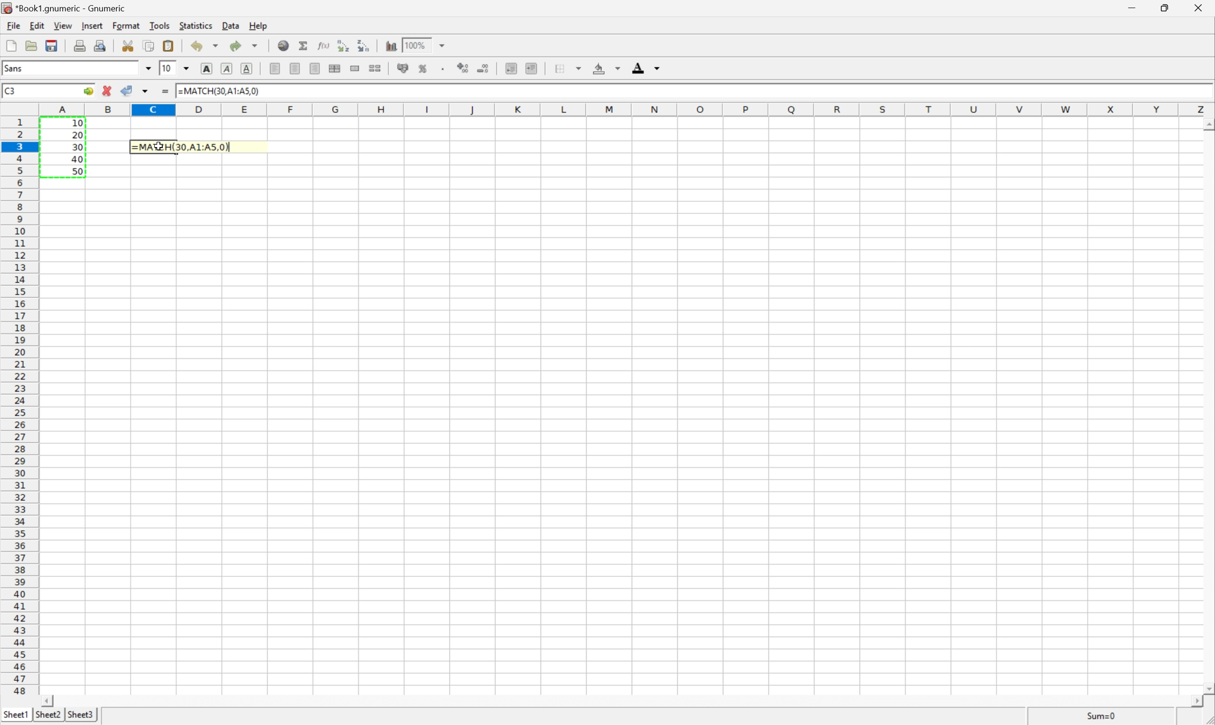 Image resolution: width=1215 pixels, height=725 pixels. What do you see at coordinates (77, 124) in the screenshot?
I see `10` at bounding box center [77, 124].